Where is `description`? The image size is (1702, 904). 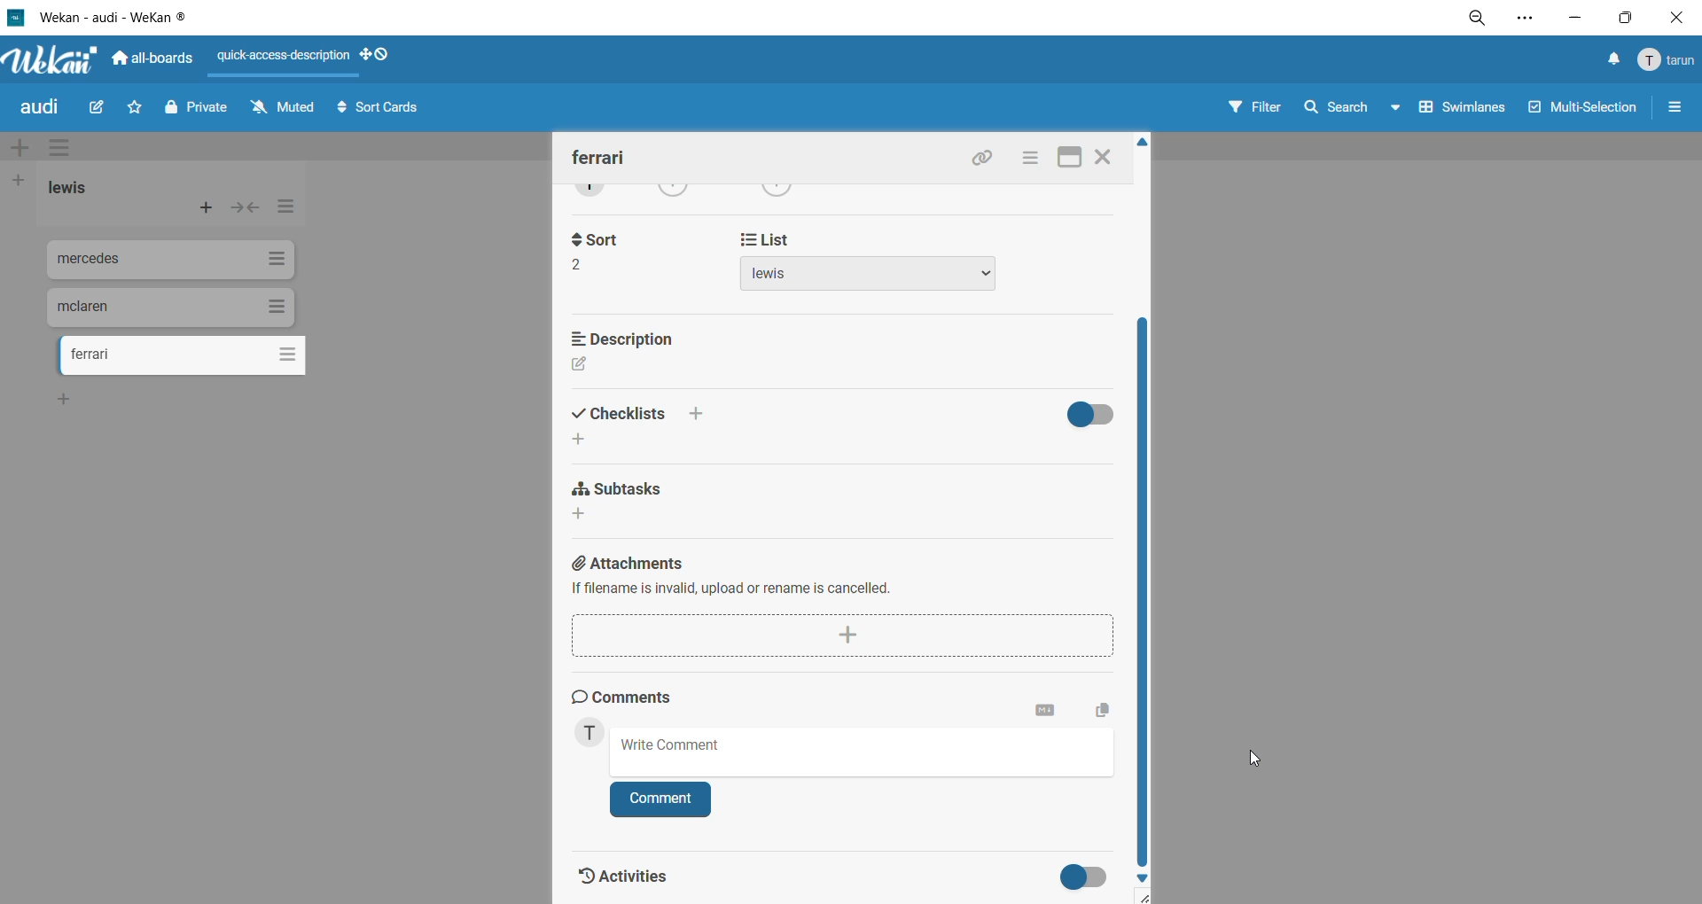
description is located at coordinates (633, 336).